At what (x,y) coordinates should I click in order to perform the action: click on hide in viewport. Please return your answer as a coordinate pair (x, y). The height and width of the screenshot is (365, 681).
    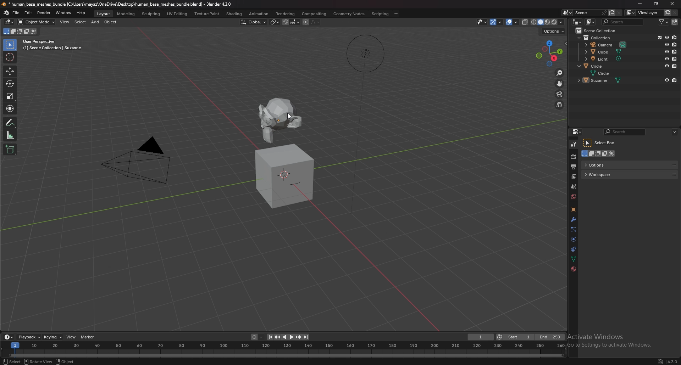
    Looking at the image, I should click on (666, 80).